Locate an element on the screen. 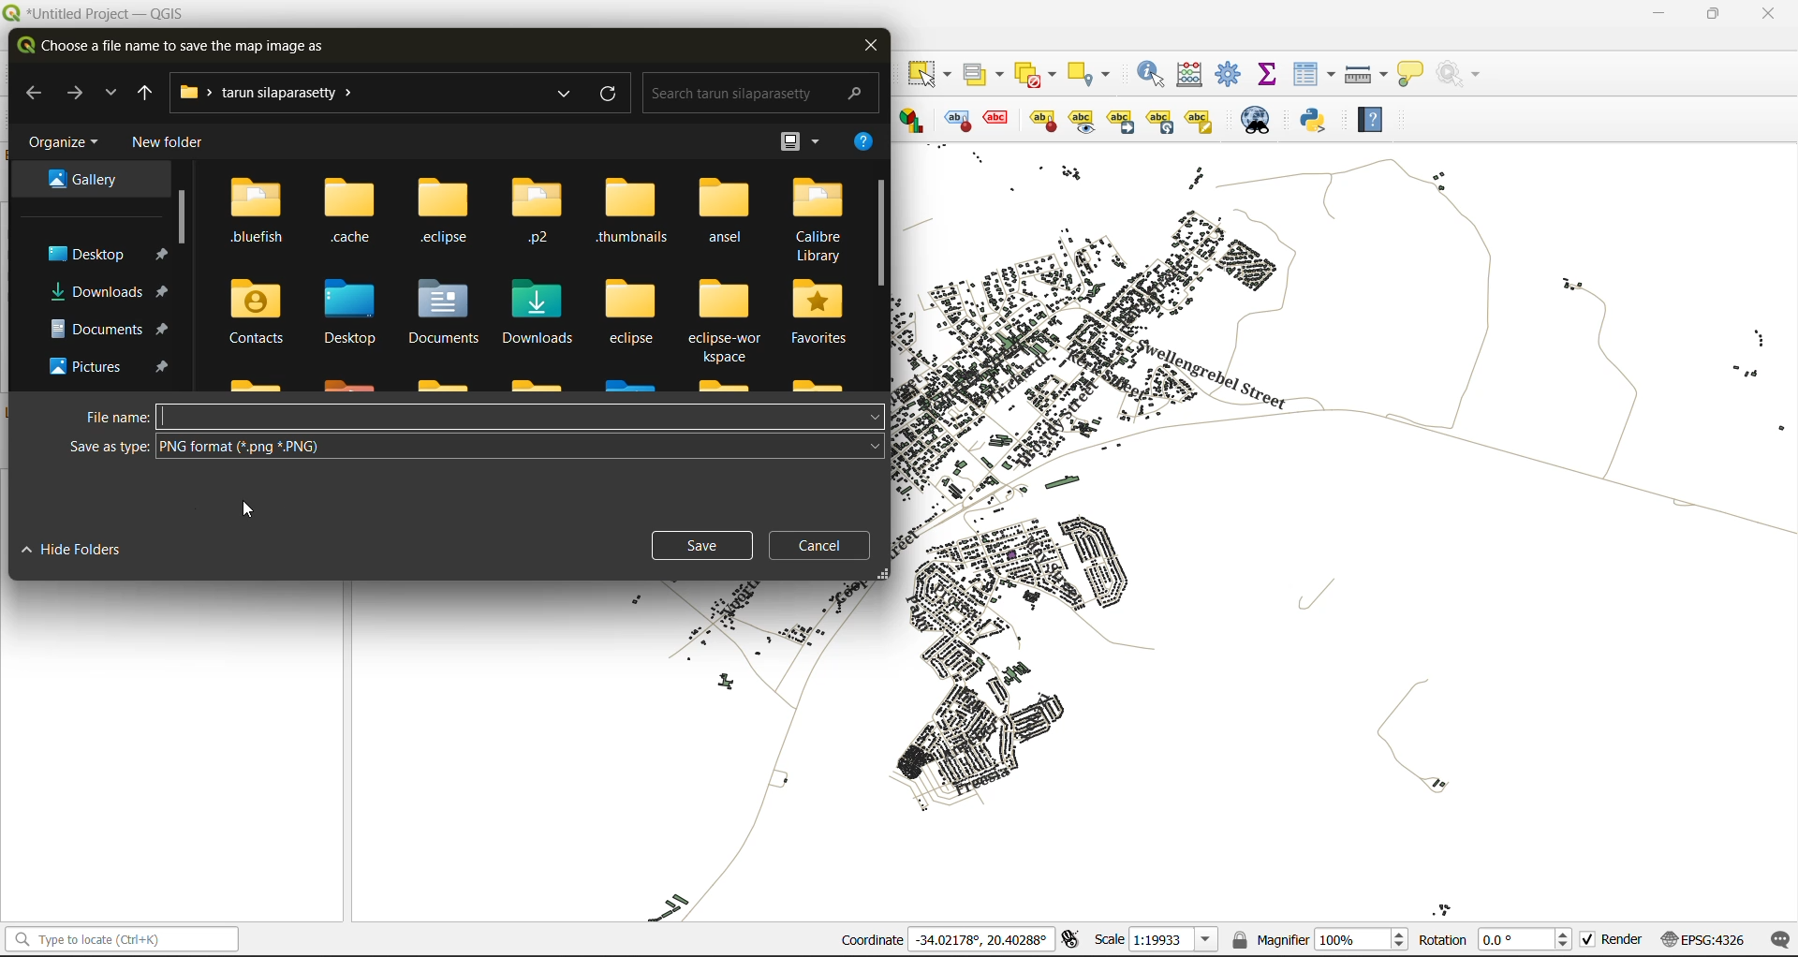 The height and width of the screenshot is (957, 1798). new folder is located at coordinates (165, 143).